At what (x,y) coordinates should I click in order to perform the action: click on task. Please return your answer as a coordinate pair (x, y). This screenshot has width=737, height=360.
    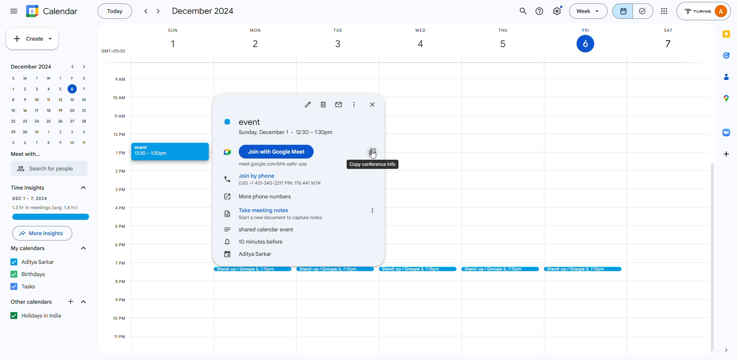
    Looking at the image, I should click on (25, 285).